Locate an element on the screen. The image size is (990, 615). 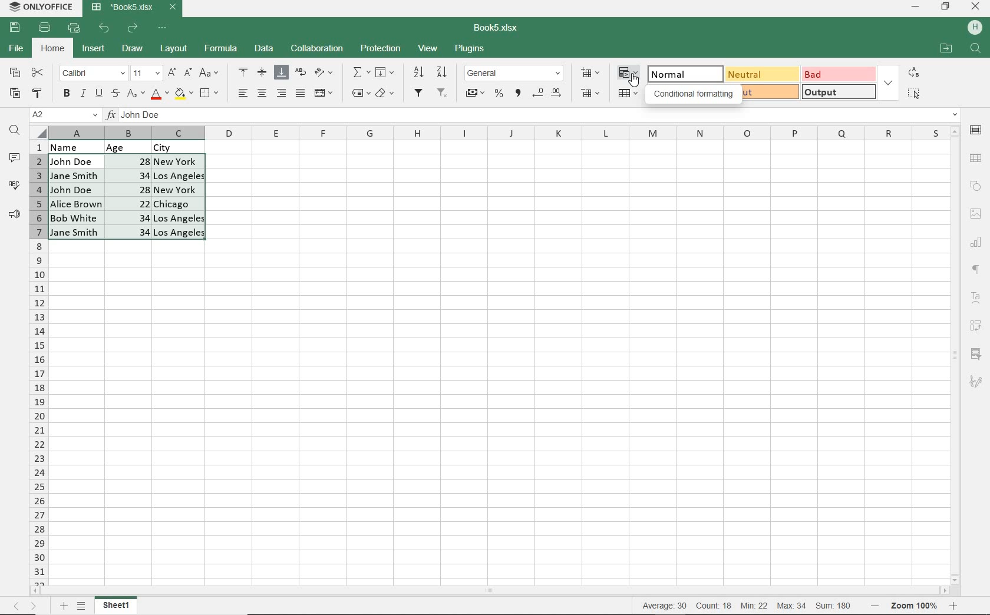
SLICER is located at coordinates (977, 355).